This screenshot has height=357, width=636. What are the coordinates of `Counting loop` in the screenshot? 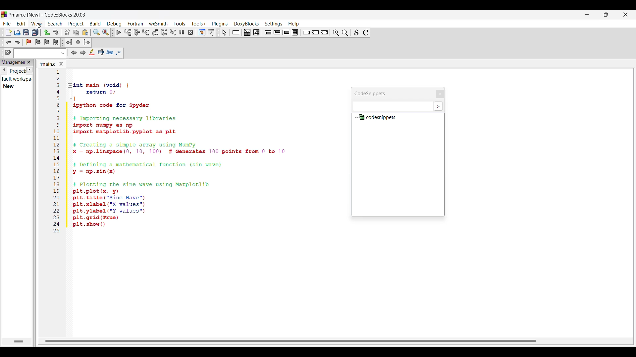 It's located at (286, 32).